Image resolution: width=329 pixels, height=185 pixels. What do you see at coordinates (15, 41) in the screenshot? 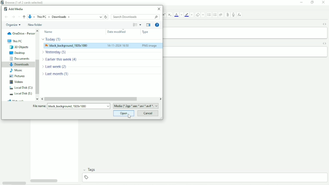
I see `This PC` at bounding box center [15, 41].